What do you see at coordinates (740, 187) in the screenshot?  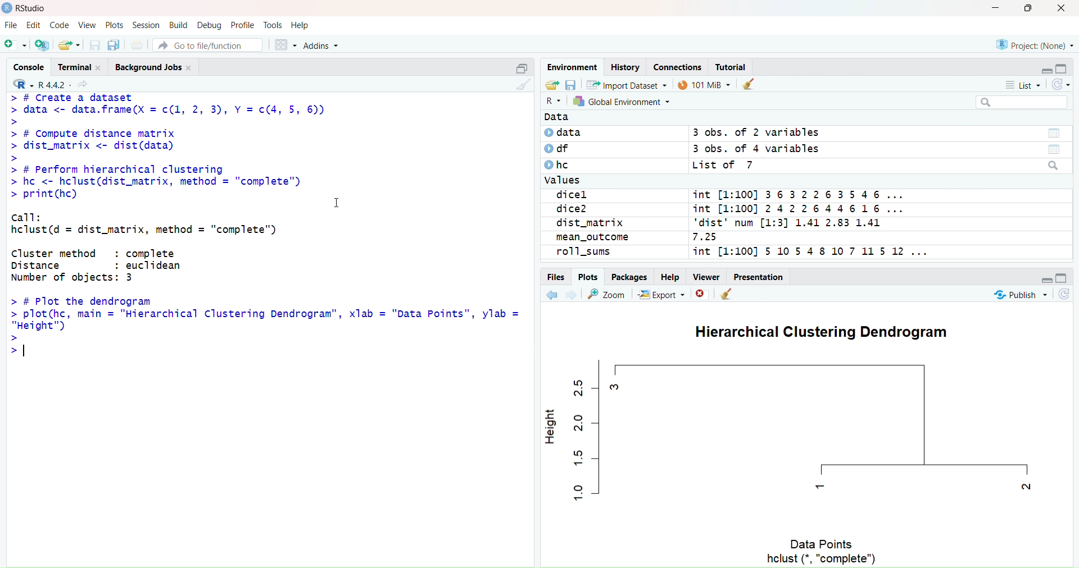 I see `Data

© data 3 obs. of 2 variables

O df 3 obs. of 4 variables

Ohe List of 7

Values
dicel int [1:100] 3632263546 ...
dice2 int [1:100] 2422644616 ...
dist_matrix "dist' num [1:3] 1.41 2.83 1.41
mean_outcome 7.25
roll_sums int [1:100] 5 10 54 8 10 7 11 5 12 ...` at bounding box center [740, 187].